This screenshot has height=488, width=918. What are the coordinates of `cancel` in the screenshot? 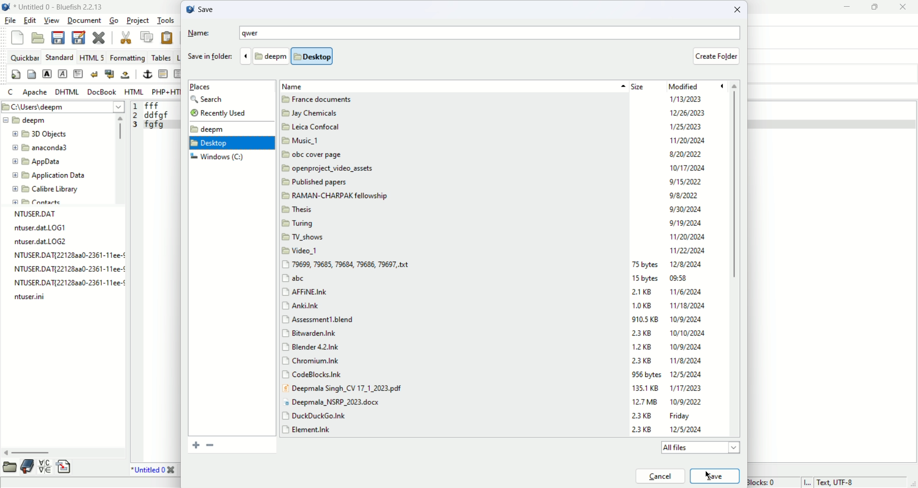 It's located at (659, 475).